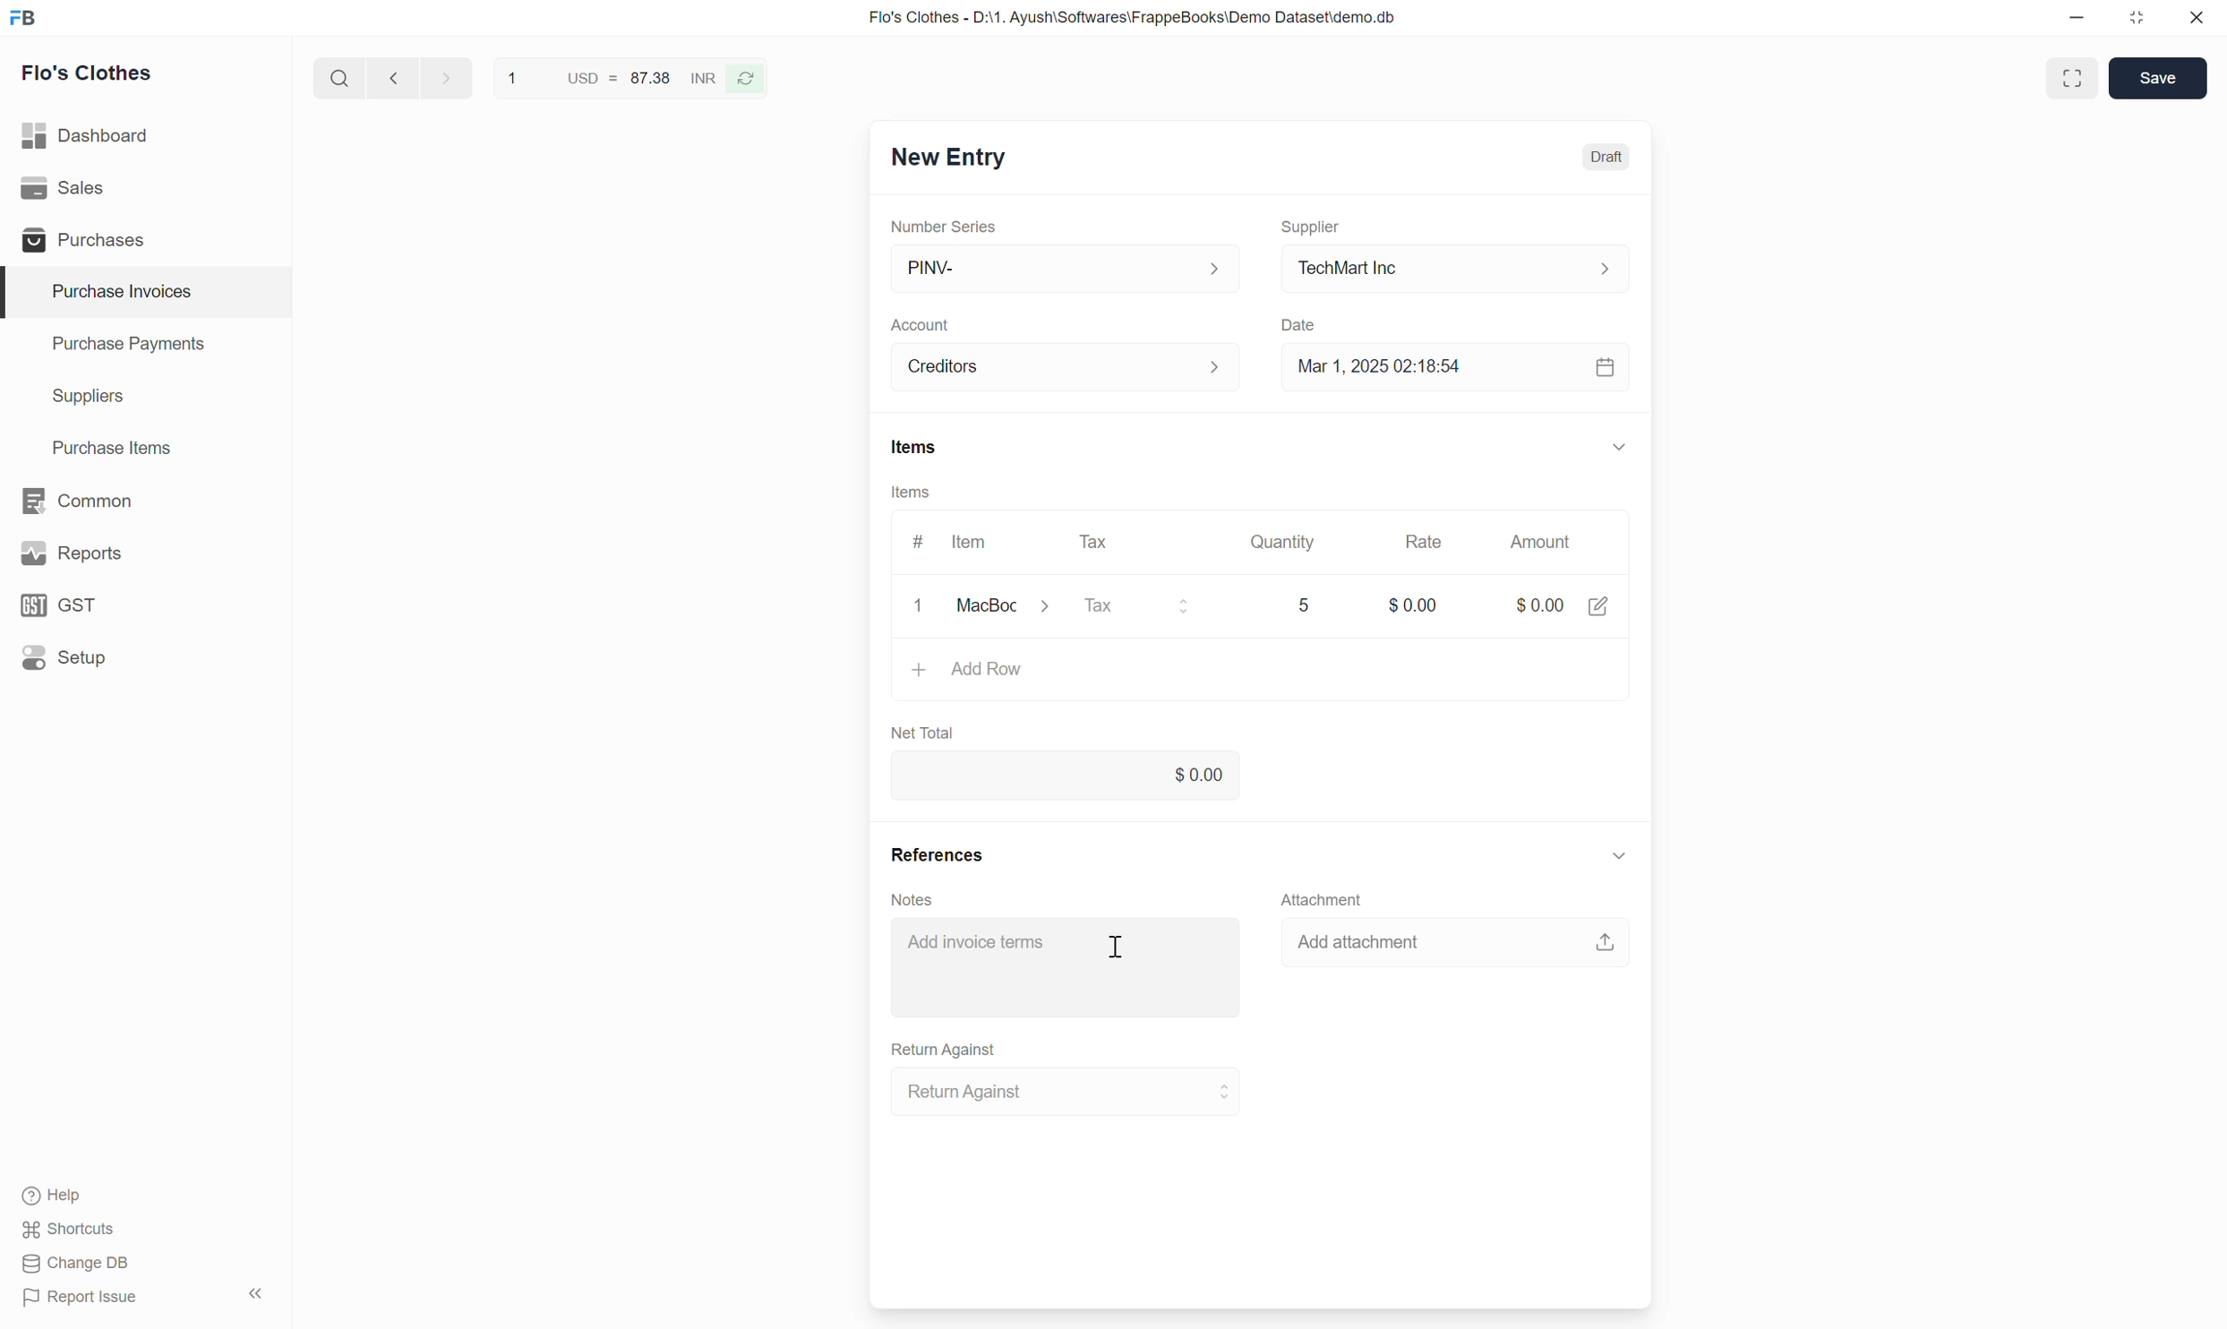 The width and height of the screenshot is (2227, 1329). What do you see at coordinates (1424, 542) in the screenshot?
I see `Rate` at bounding box center [1424, 542].